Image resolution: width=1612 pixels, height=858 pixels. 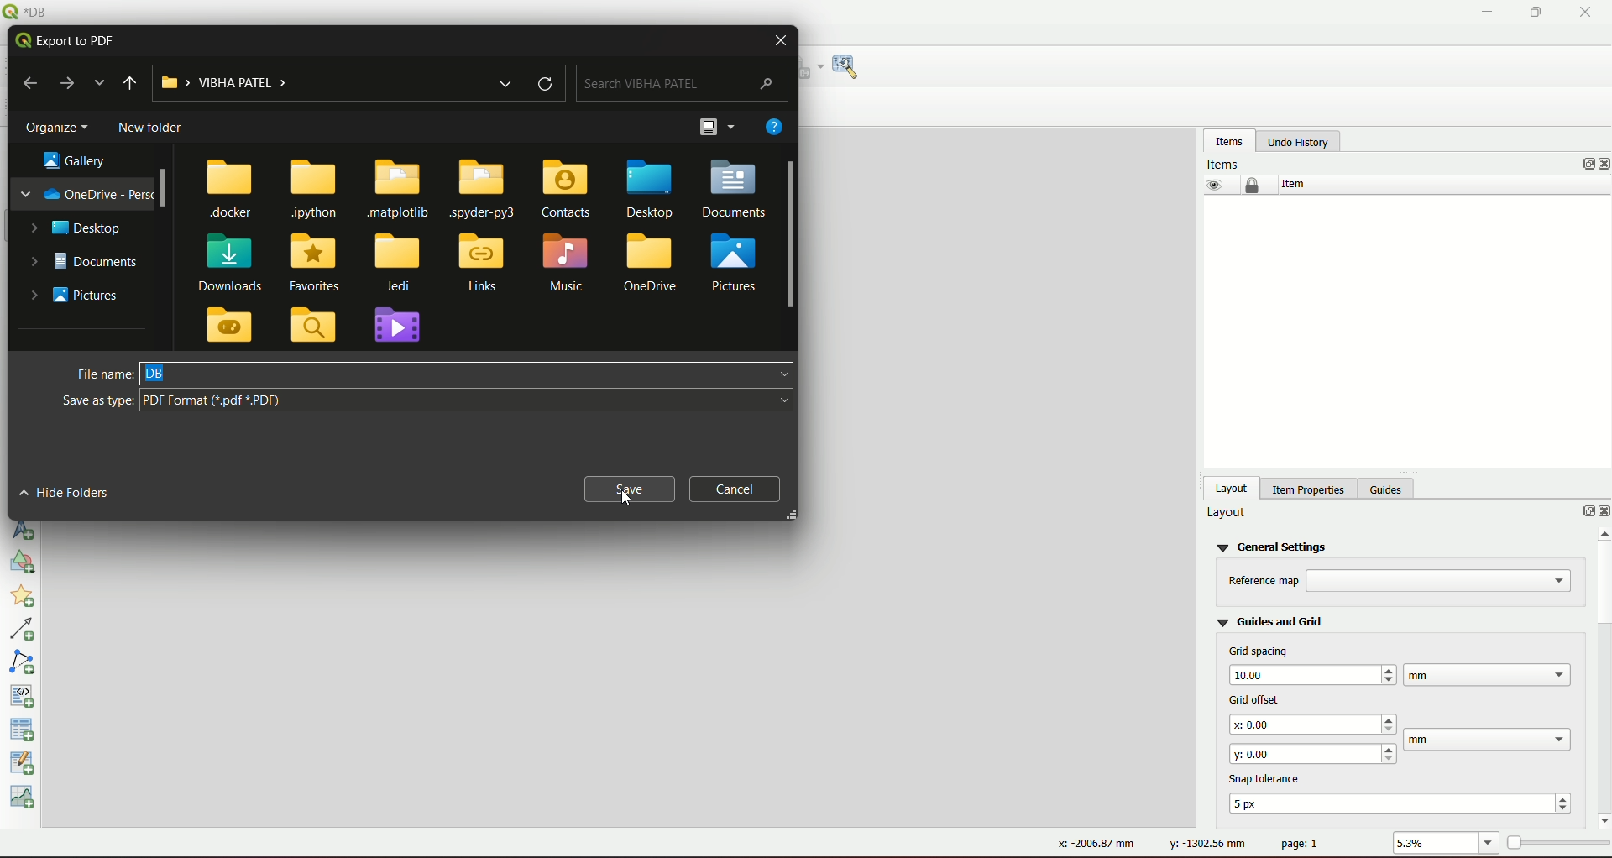 I want to click on downloads, so click(x=238, y=262).